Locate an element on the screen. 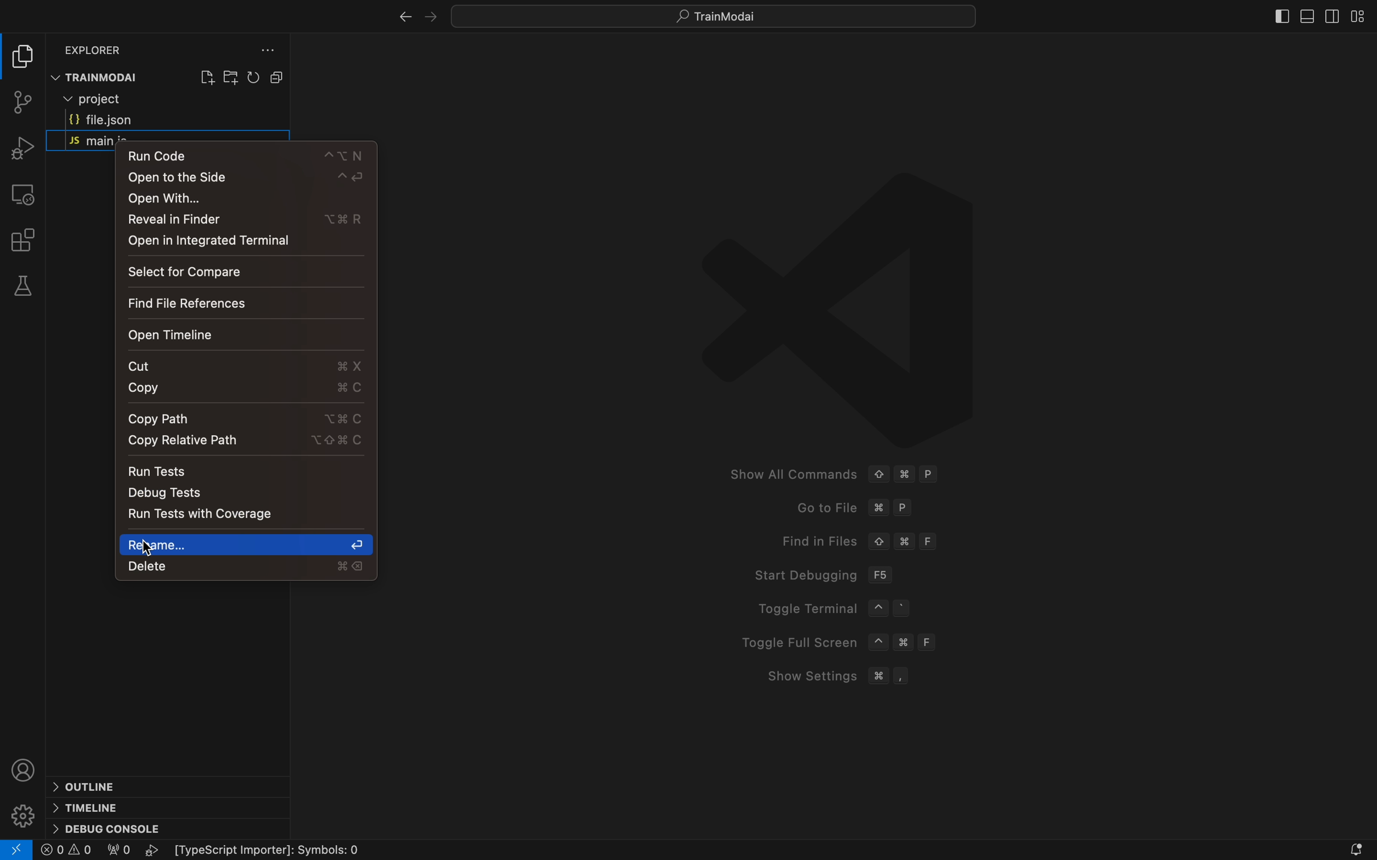  cut is located at coordinates (248, 362).